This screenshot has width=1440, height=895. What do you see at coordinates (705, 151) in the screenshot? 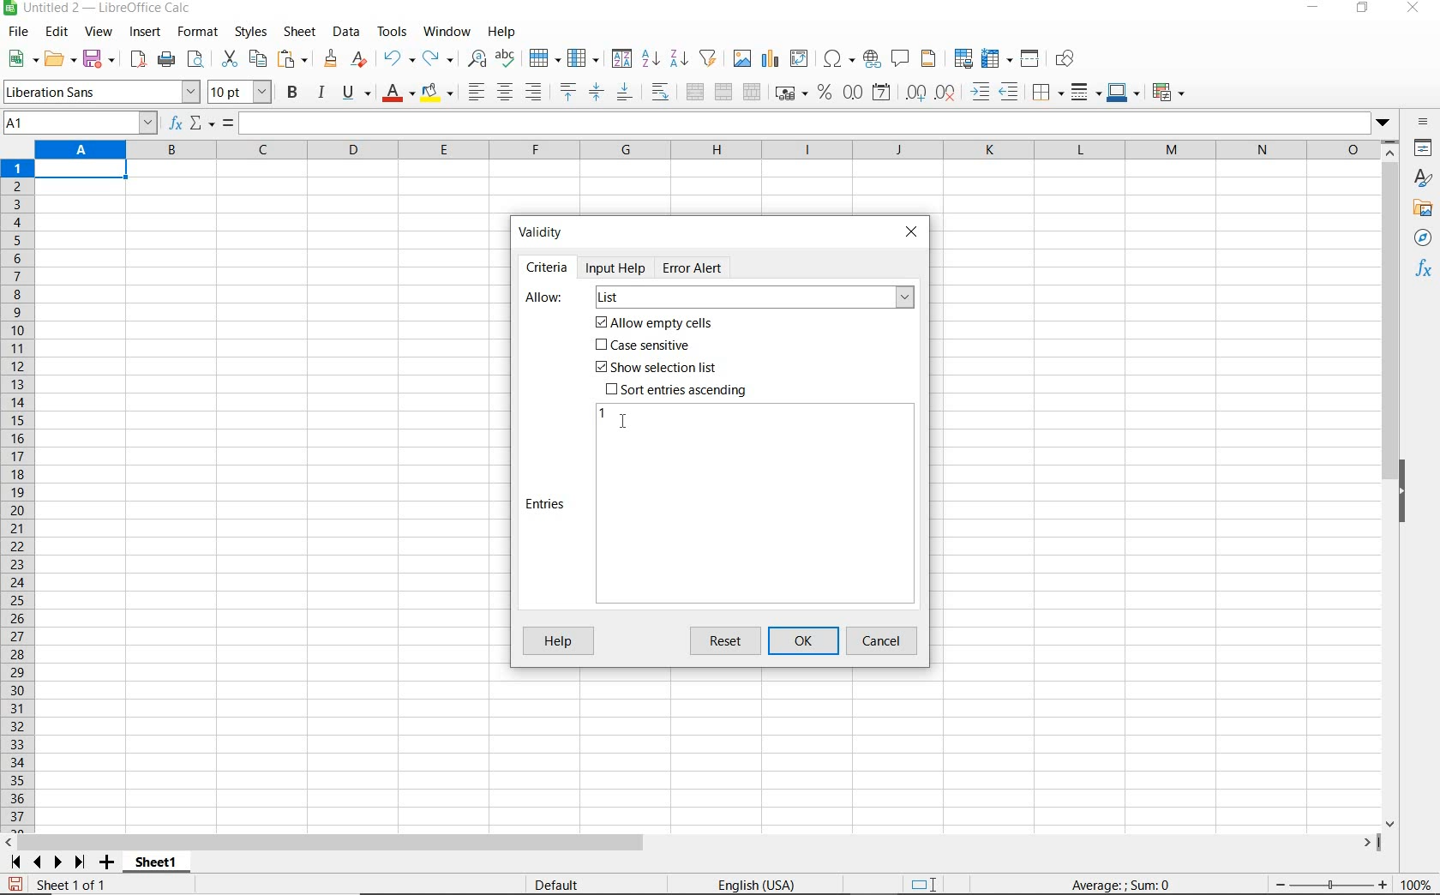
I see `columns` at bounding box center [705, 151].